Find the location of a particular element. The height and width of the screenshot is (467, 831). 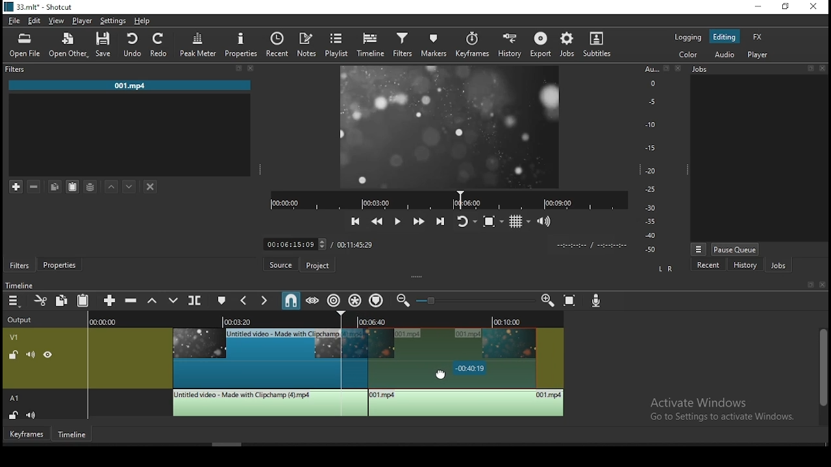

scroll bar is located at coordinates (822, 376).